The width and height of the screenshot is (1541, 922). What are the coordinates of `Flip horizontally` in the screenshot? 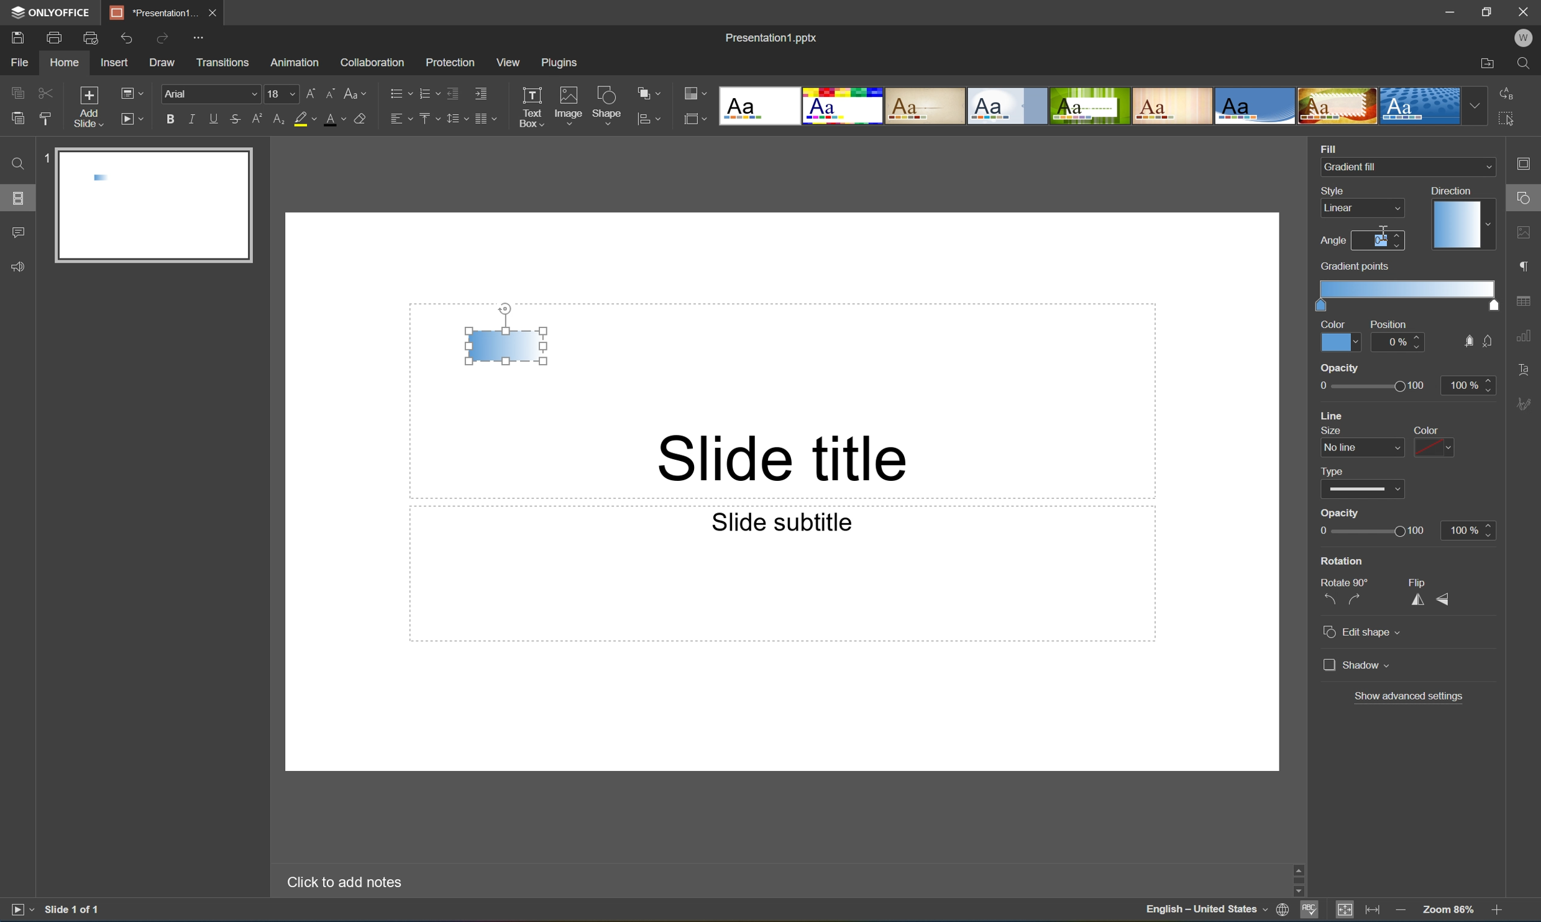 It's located at (1419, 601).